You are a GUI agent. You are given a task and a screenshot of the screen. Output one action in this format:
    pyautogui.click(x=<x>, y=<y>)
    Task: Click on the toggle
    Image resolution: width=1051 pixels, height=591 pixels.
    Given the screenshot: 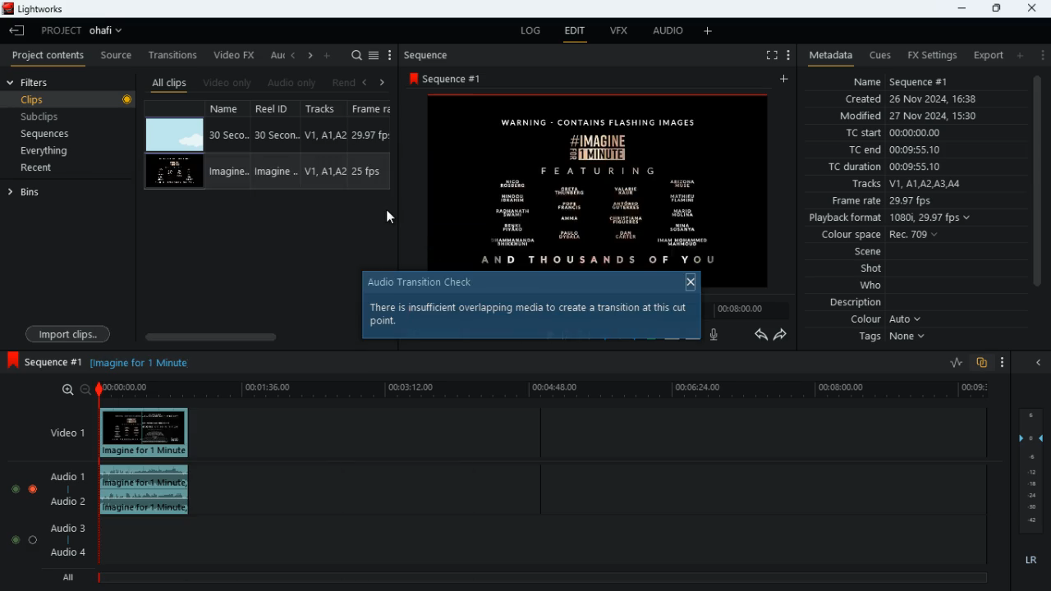 What is the action you would take?
    pyautogui.click(x=34, y=539)
    